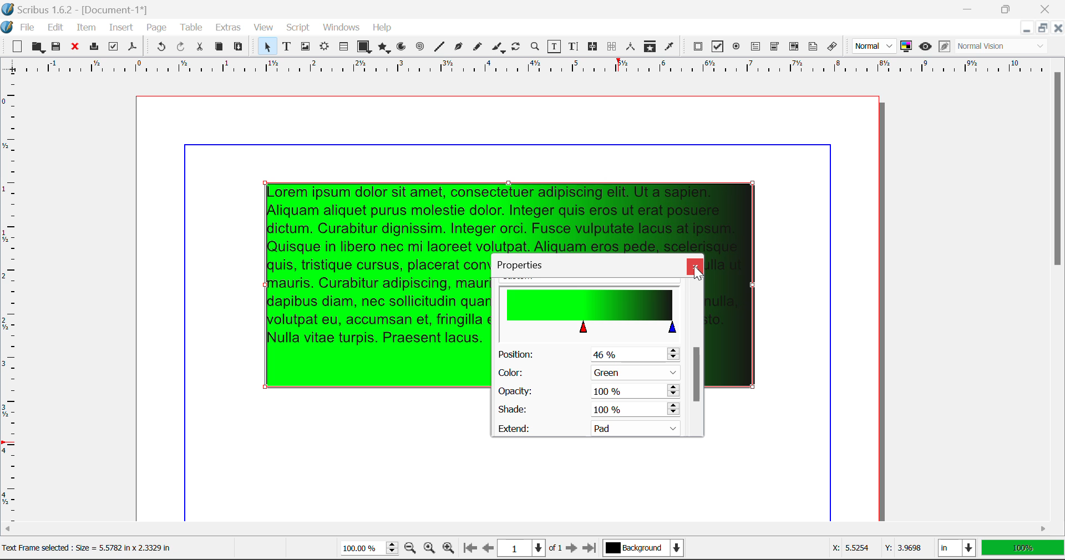  What do you see at coordinates (469, 549) in the screenshot?
I see `First Page` at bounding box center [469, 549].